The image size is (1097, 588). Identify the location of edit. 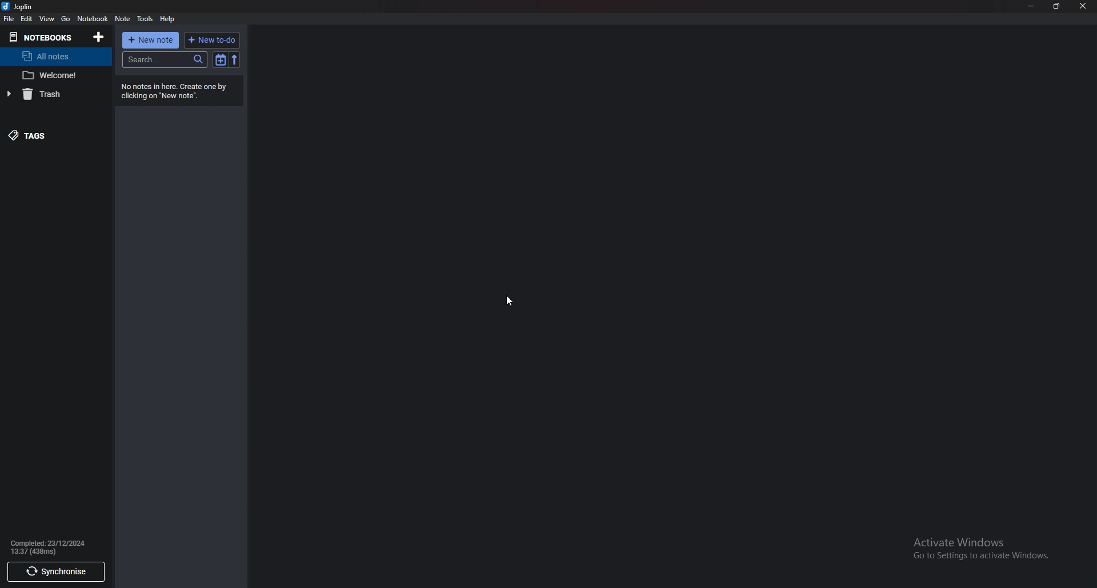
(26, 19).